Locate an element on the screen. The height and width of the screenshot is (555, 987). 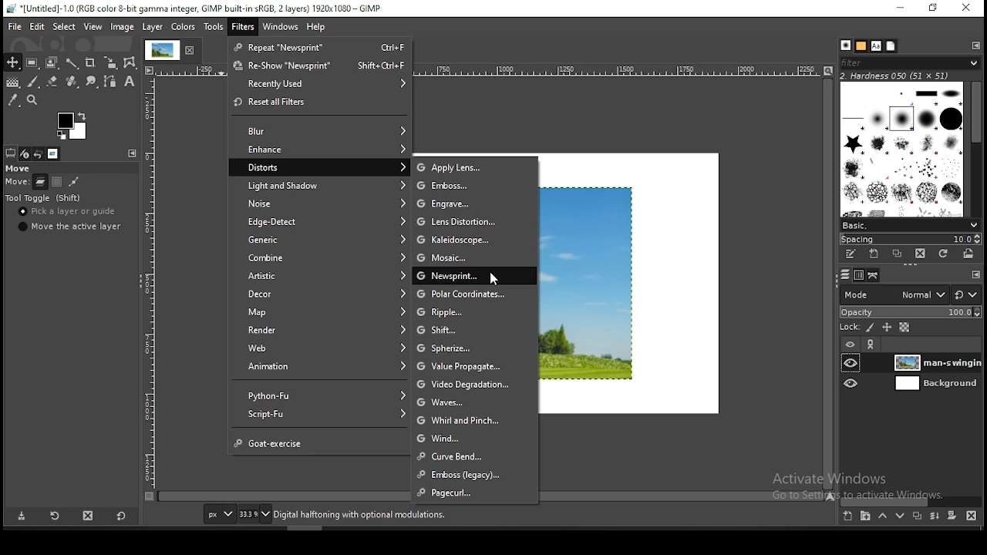
pick a layer or guide is located at coordinates (72, 213).